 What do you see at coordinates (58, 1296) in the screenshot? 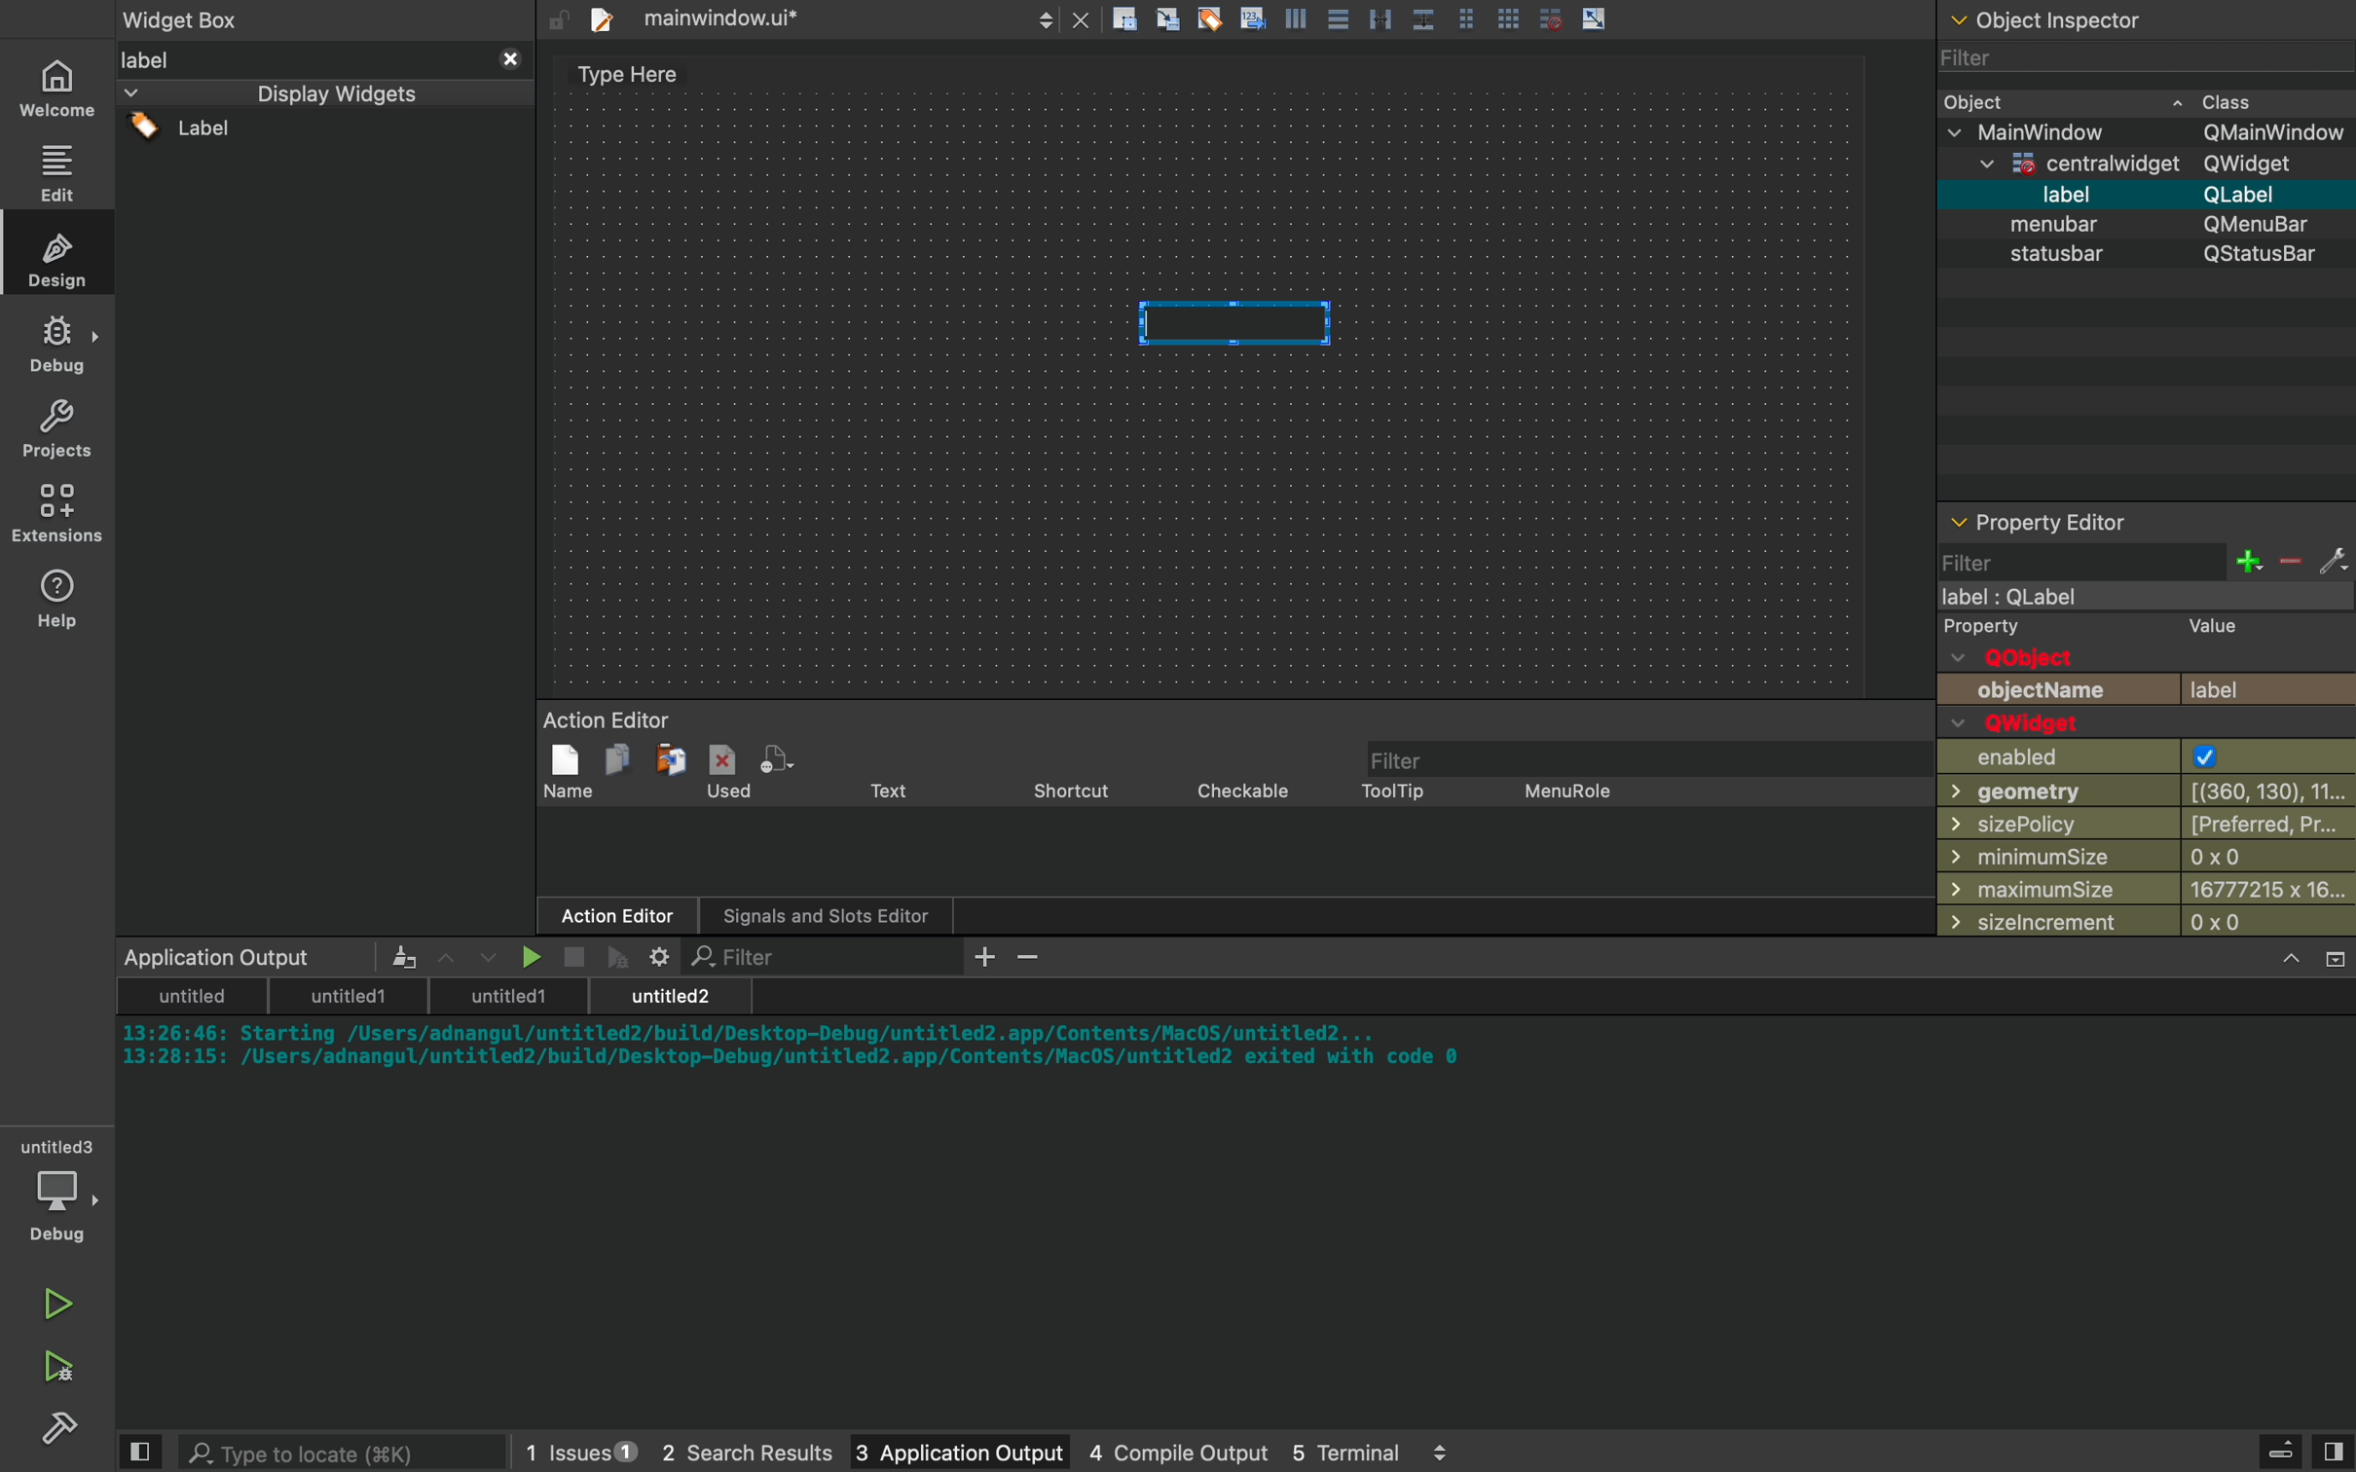
I see `run` at bounding box center [58, 1296].